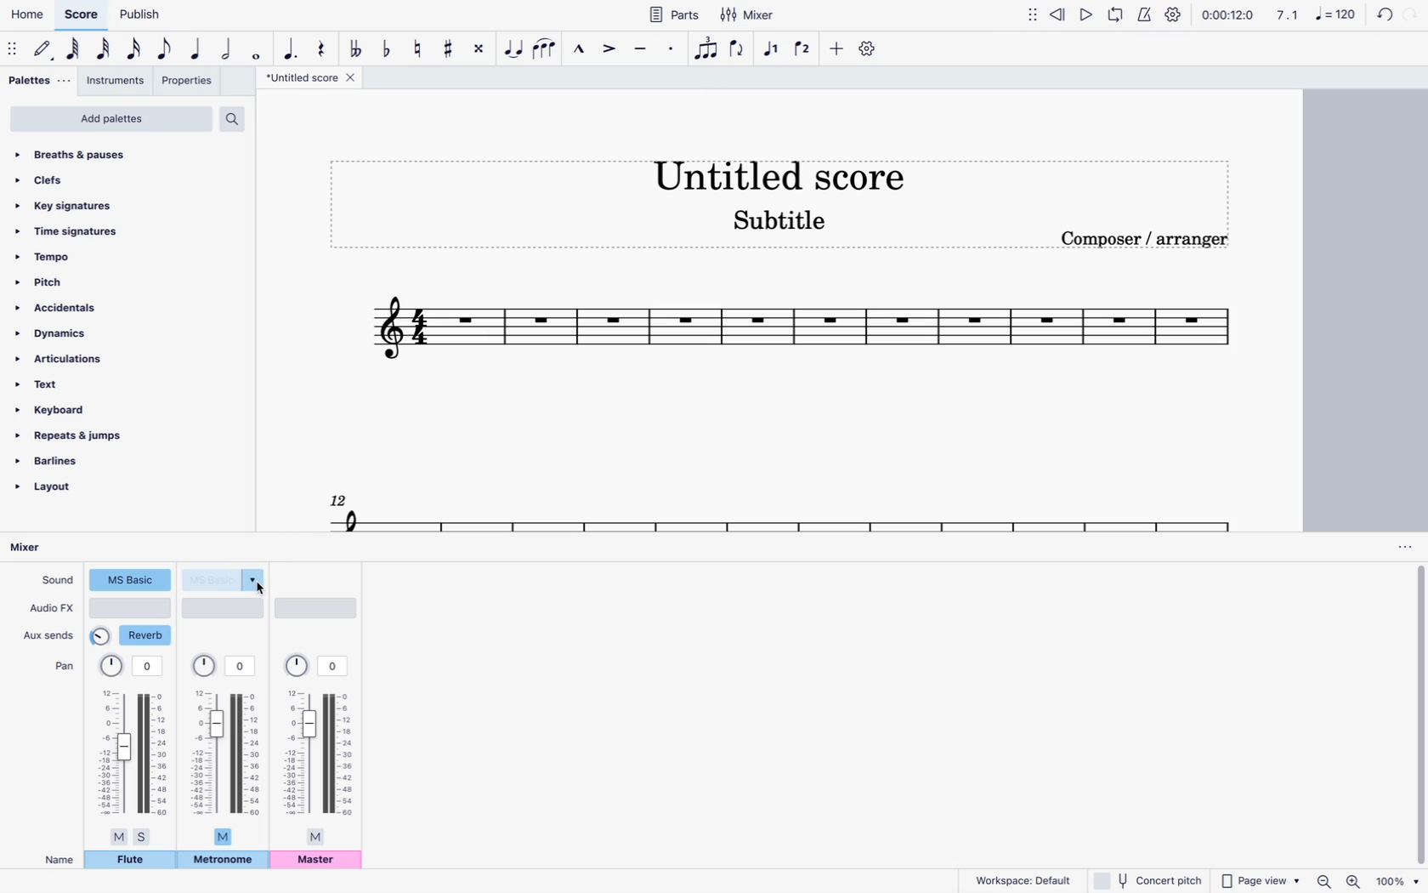 This screenshot has width=1428, height=893. Describe the element at coordinates (106, 229) in the screenshot. I see `time signatures` at that location.